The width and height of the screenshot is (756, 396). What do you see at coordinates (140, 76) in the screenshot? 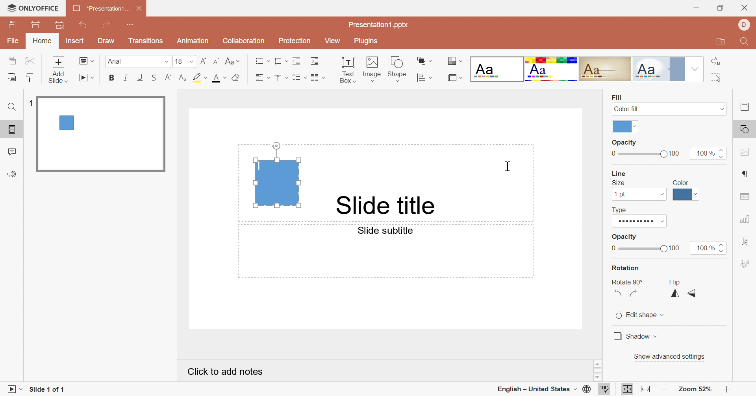
I see `Underline` at bounding box center [140, 76].